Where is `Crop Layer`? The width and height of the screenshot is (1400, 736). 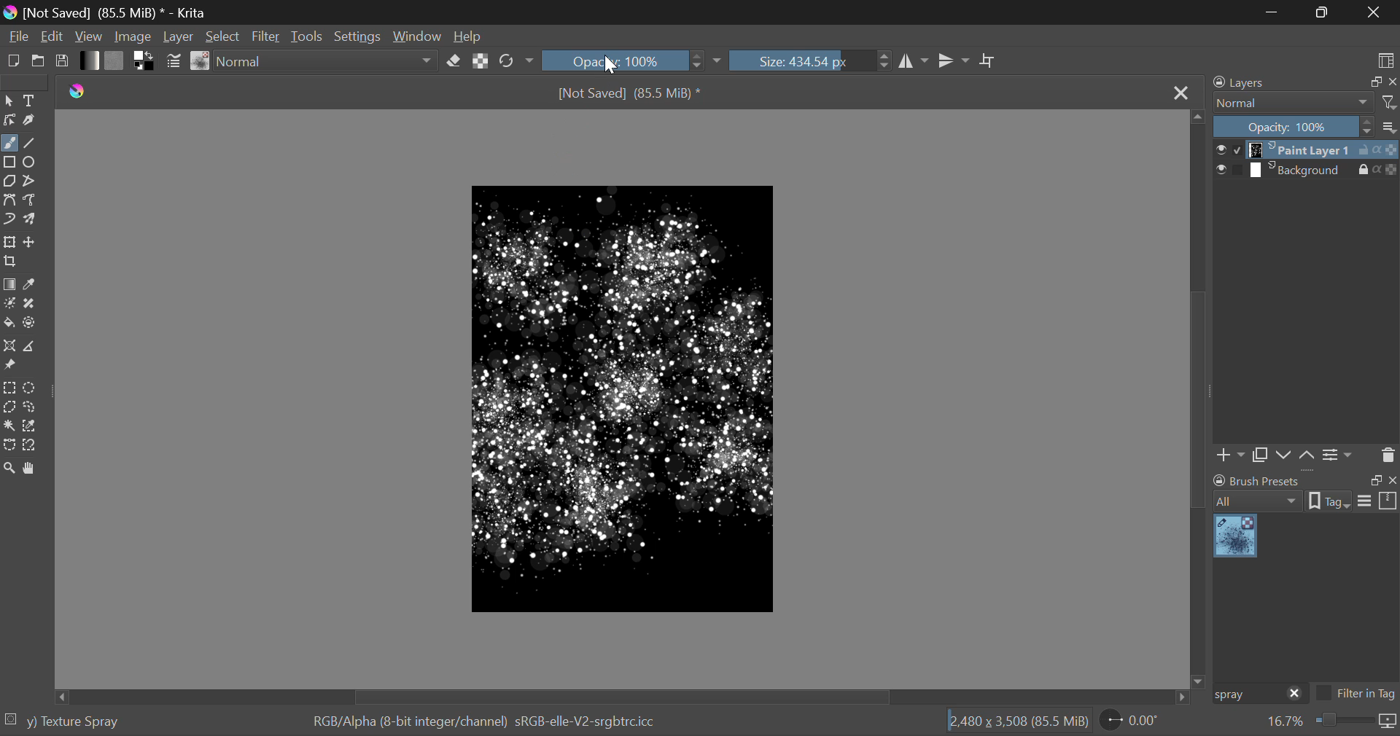 Crop Layer is located at coordinates (12, 262).